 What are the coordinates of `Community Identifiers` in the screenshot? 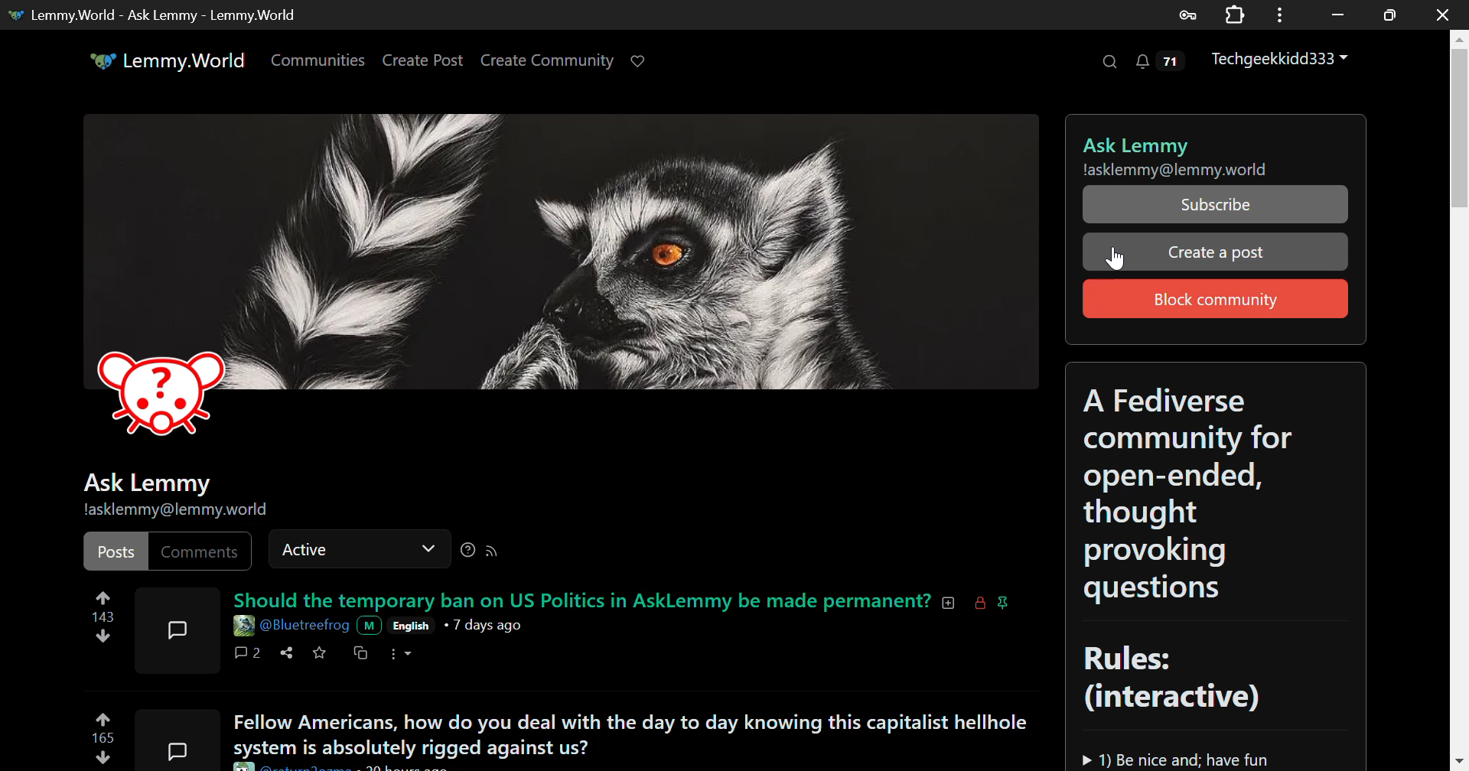 It's located at (179, 496).